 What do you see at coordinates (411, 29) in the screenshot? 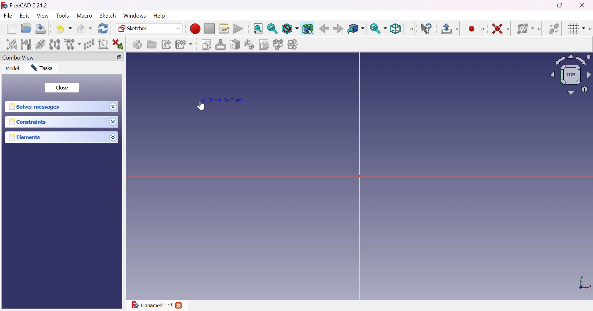
I see `View` at bounding box center [411, 29].